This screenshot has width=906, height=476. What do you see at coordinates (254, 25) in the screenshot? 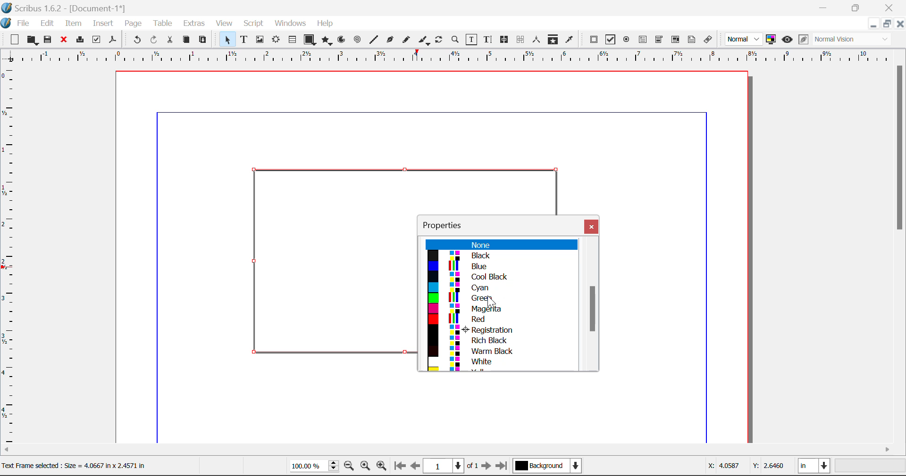
I see `Script` at bounding box center [254, 25].